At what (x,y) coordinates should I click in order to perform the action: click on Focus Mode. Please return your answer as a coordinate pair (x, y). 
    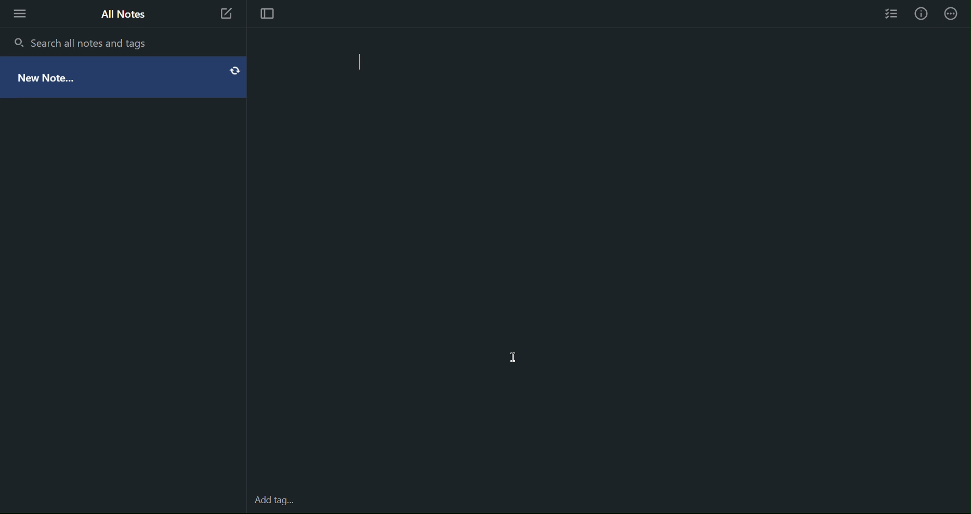
    Looking at the image, I should click on (269, 12).